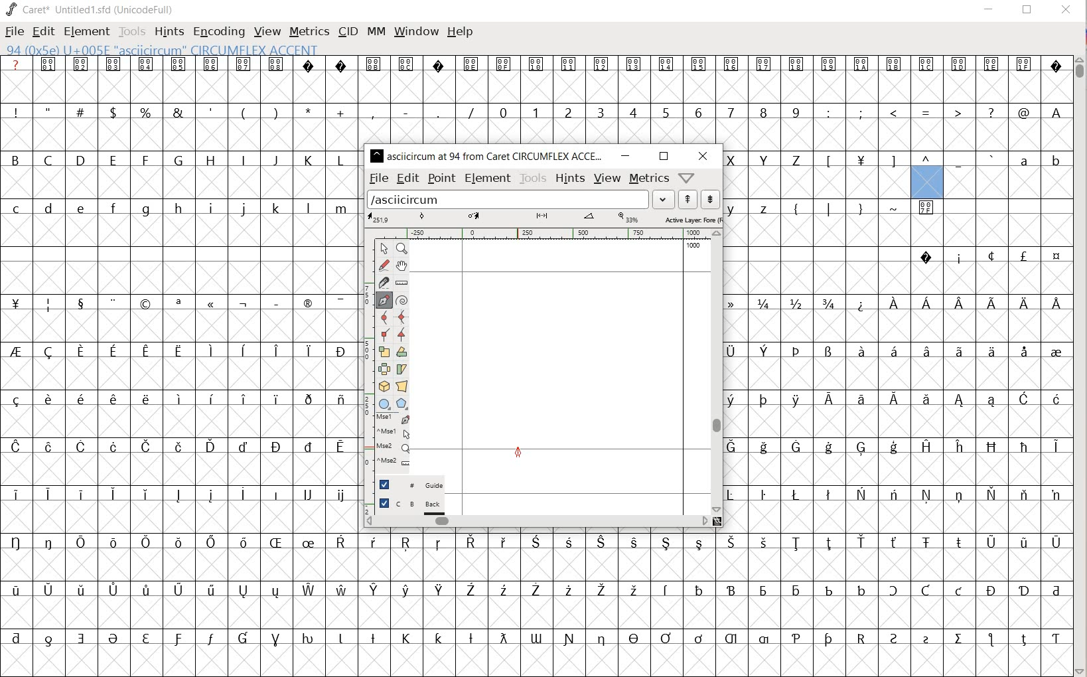 Image resolution: width=1087 pixels, height=677 pixels. Describe the element at coordinates (404, 249) in the screenshot. I see `MAGNIFY` at that location.